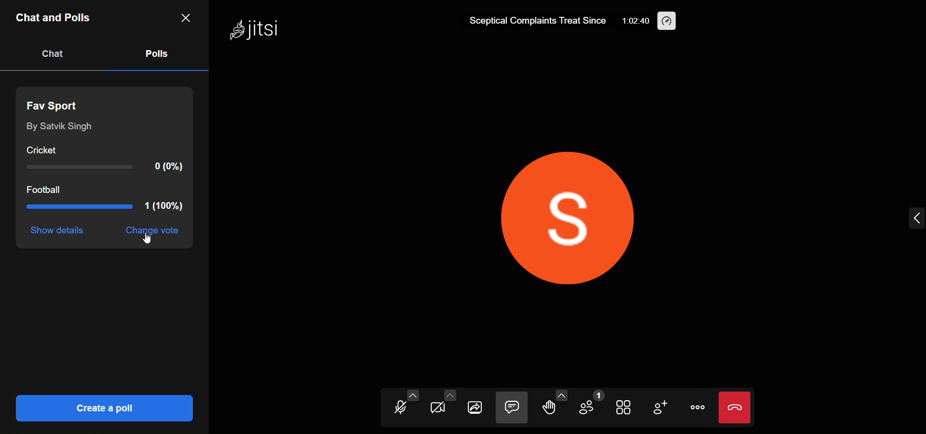 This screenshot has height=434, width=926. What do you see at coordinates (58, 231) in the screenshot?
I see `show details` at bounding box center [58, 231].